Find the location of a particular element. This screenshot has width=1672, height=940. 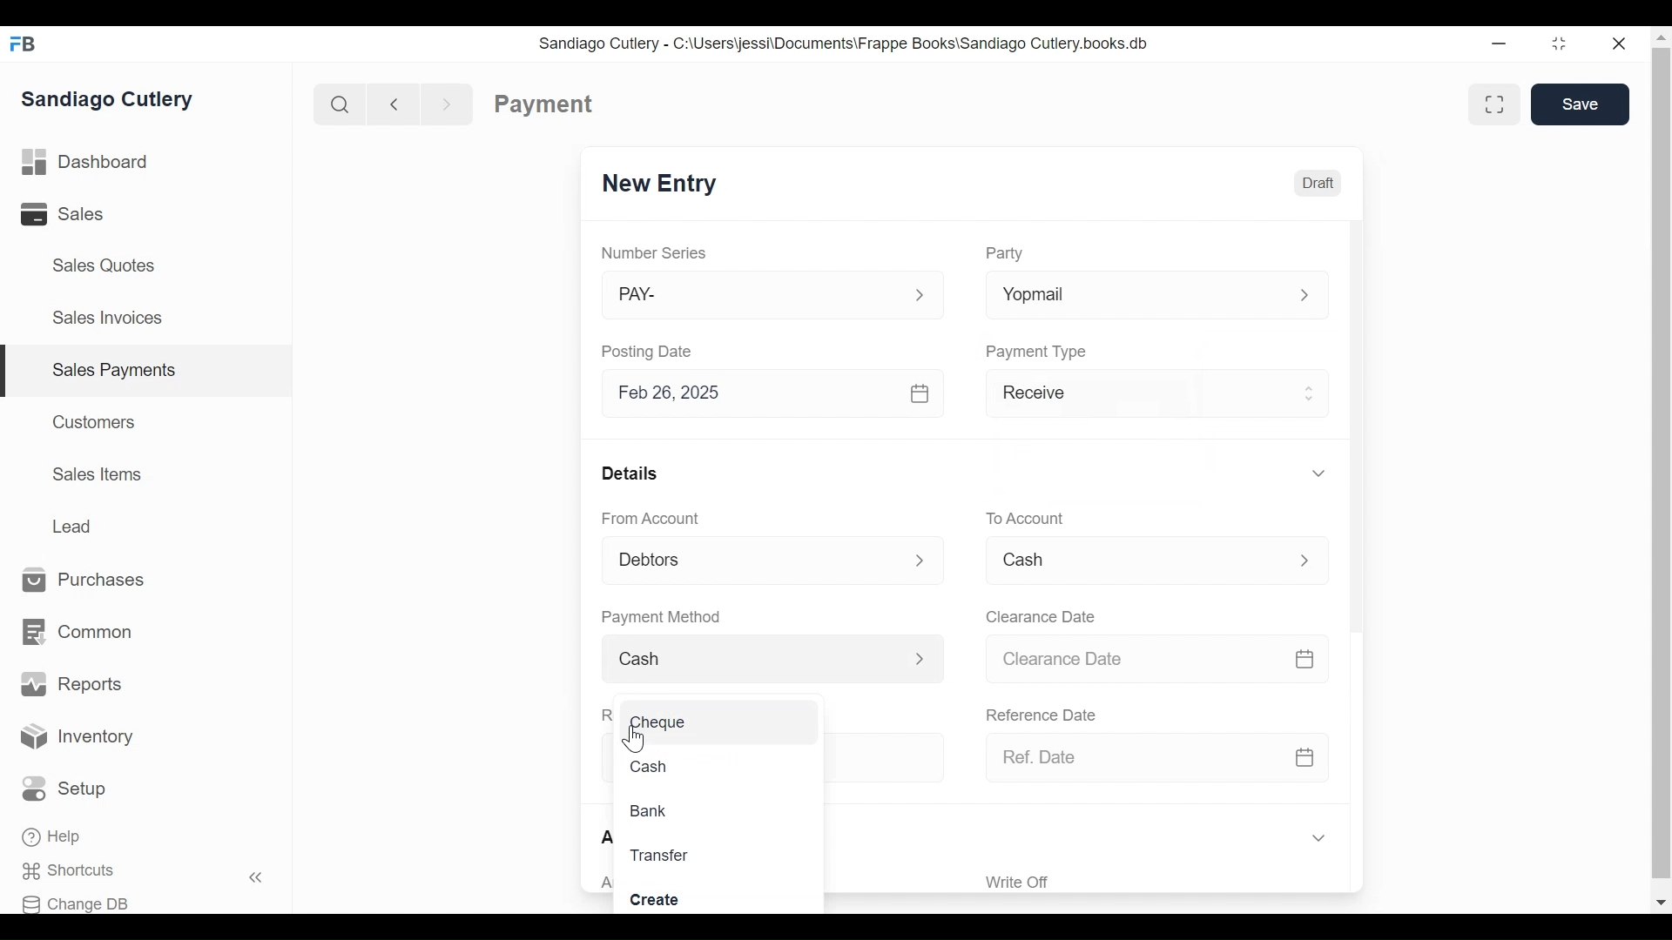

Vertical Scroll bar is located at coordinates (1359, 429).